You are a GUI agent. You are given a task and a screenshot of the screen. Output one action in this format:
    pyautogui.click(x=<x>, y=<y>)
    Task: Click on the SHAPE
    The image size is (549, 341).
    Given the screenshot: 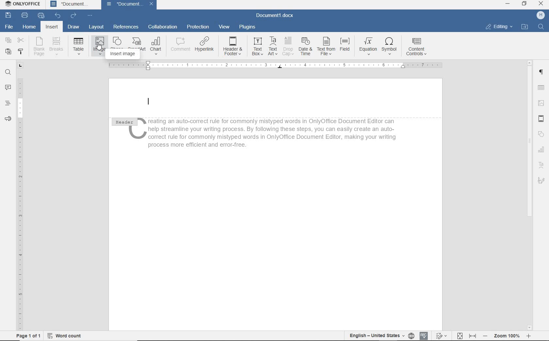 What is the action you would take?
    pyautogui.click(x=118, y=41)
    